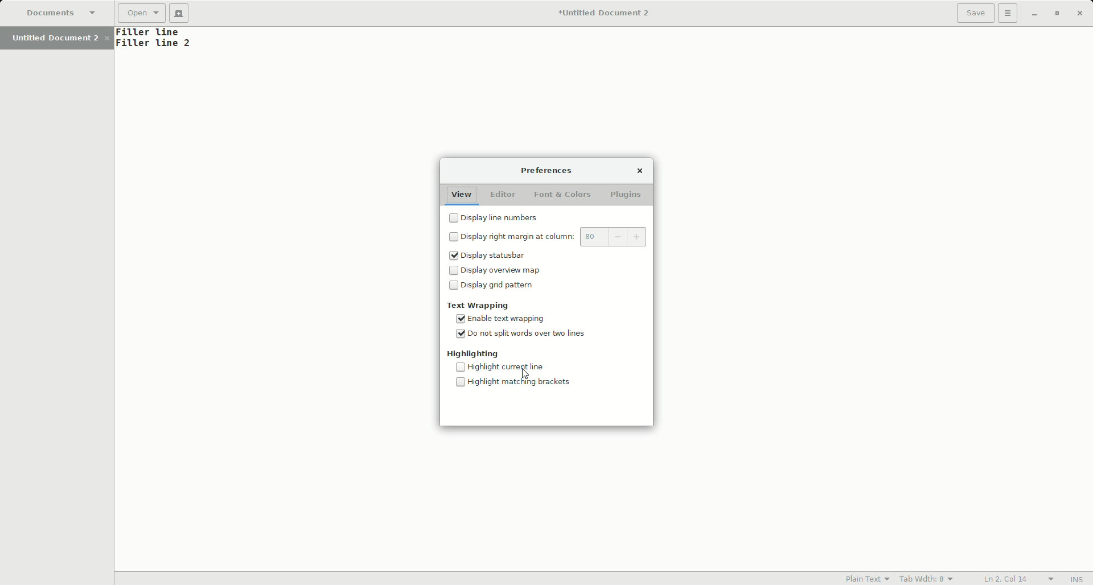  I want to click on Text line 2, so click(155, 44).